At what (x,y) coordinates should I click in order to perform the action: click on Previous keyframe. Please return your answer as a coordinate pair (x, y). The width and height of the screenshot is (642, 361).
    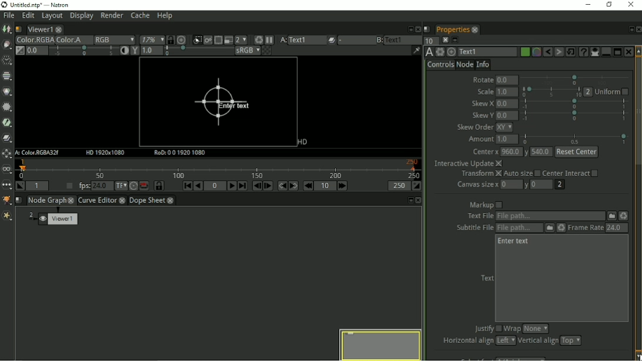
    Looking at the image, I should click on (282, 186).